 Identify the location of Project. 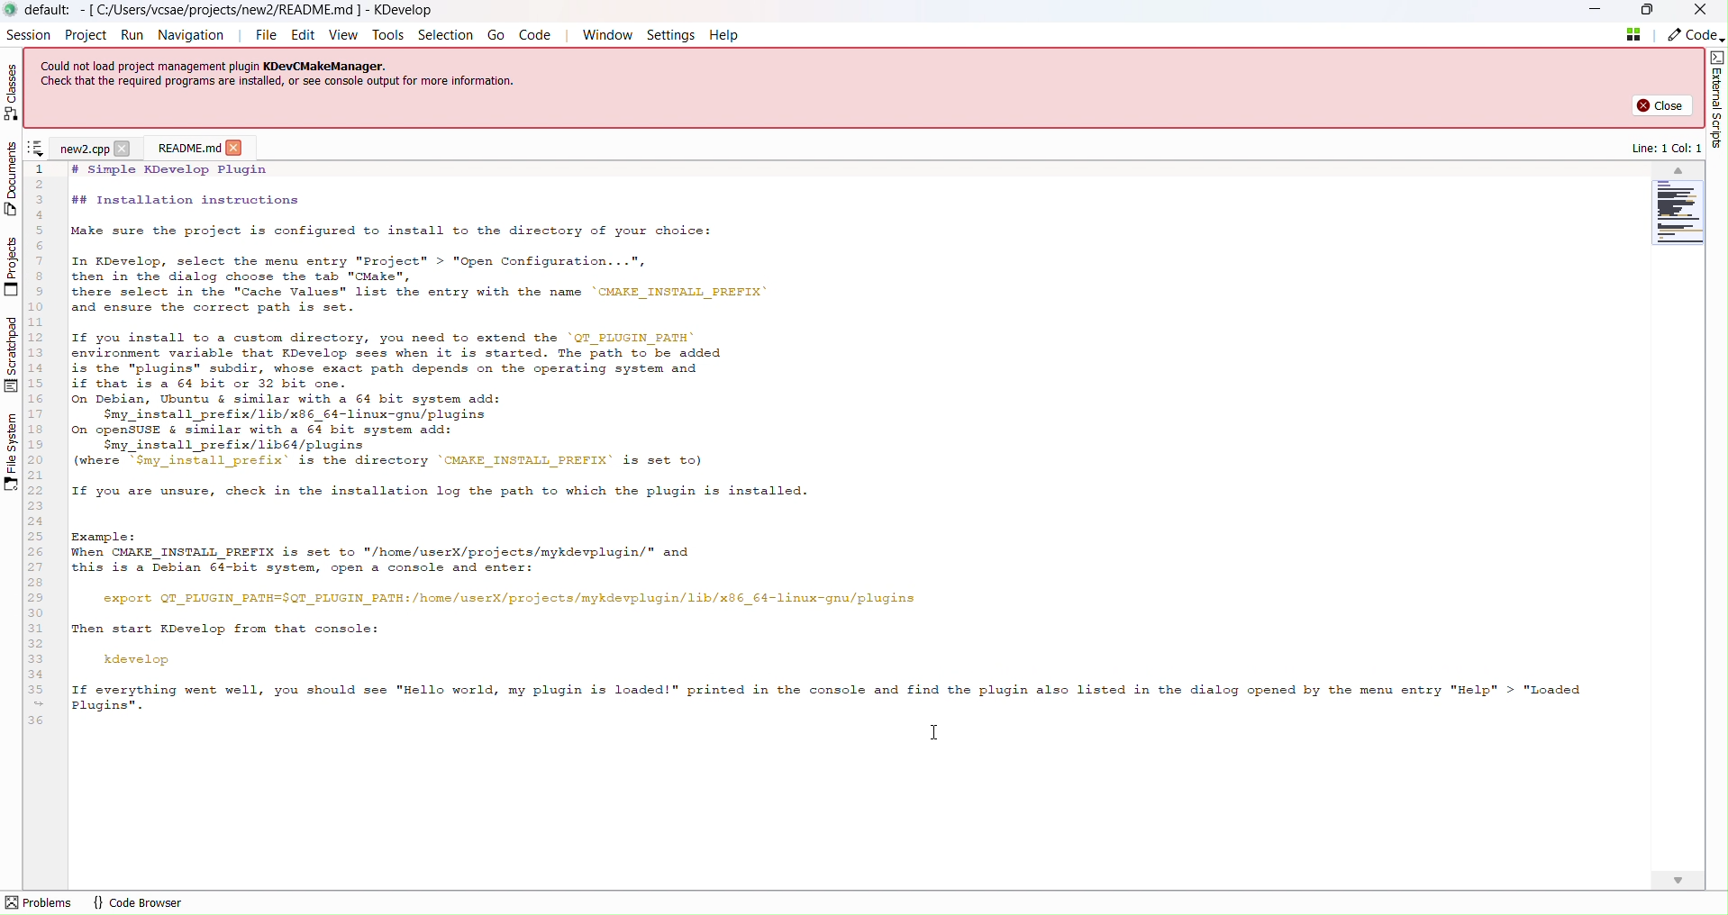
(85, 33).